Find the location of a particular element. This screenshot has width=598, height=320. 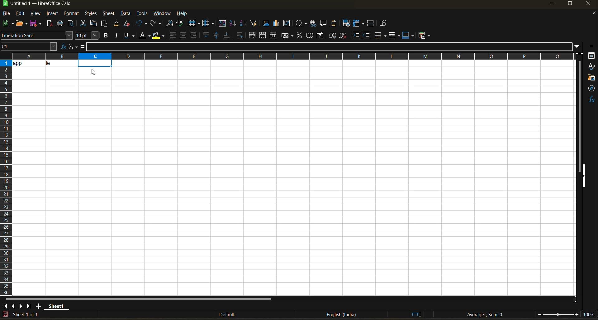

insert comment is located at coordinates (324, 23).